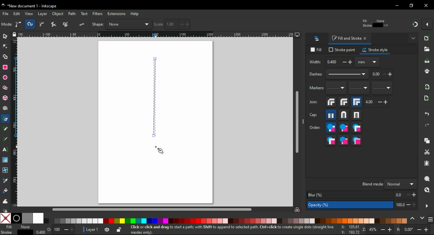 The image size is (434, 235). I want to click on import, so click(428, 87).